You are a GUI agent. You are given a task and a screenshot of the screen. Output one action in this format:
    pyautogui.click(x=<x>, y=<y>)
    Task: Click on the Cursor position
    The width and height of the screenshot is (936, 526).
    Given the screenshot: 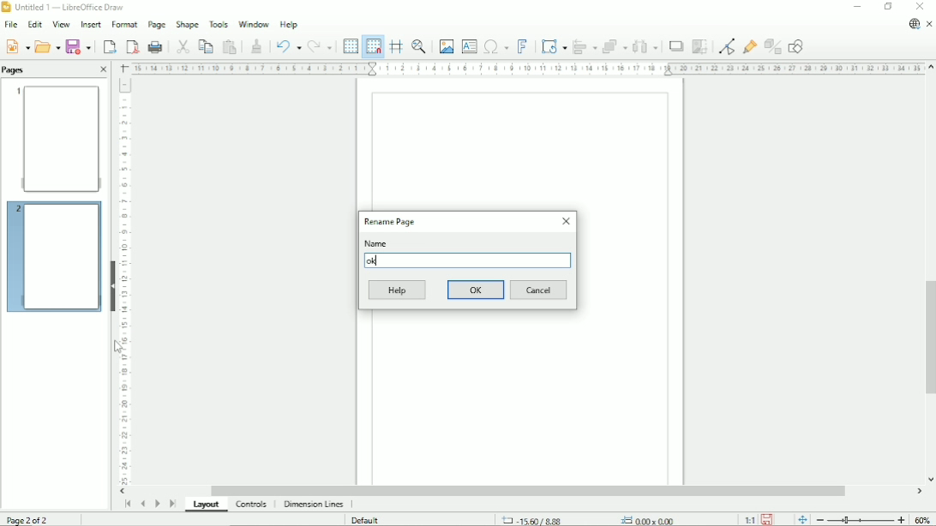 What is the action you would take?
    pyautogui.click(x=591, y=519)
    